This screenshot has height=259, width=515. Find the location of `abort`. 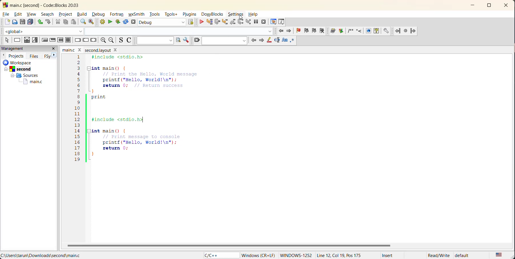

abort is located at coordinates (133, 22).